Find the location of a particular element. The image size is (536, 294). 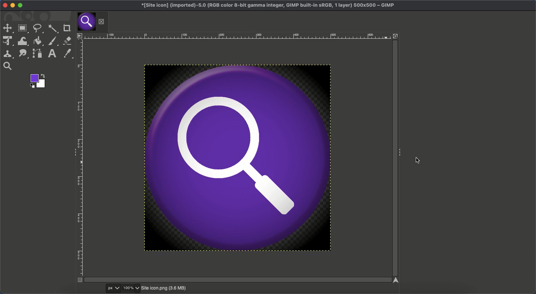

Move tool is located at coordinates (7, 28).